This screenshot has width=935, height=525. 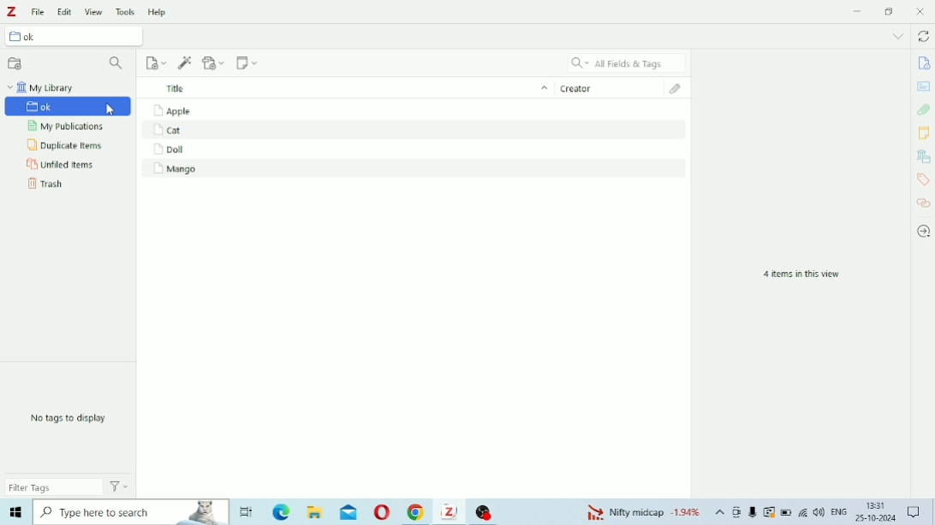 I want to click on Duplicate Items, so click(x=65, y=145).